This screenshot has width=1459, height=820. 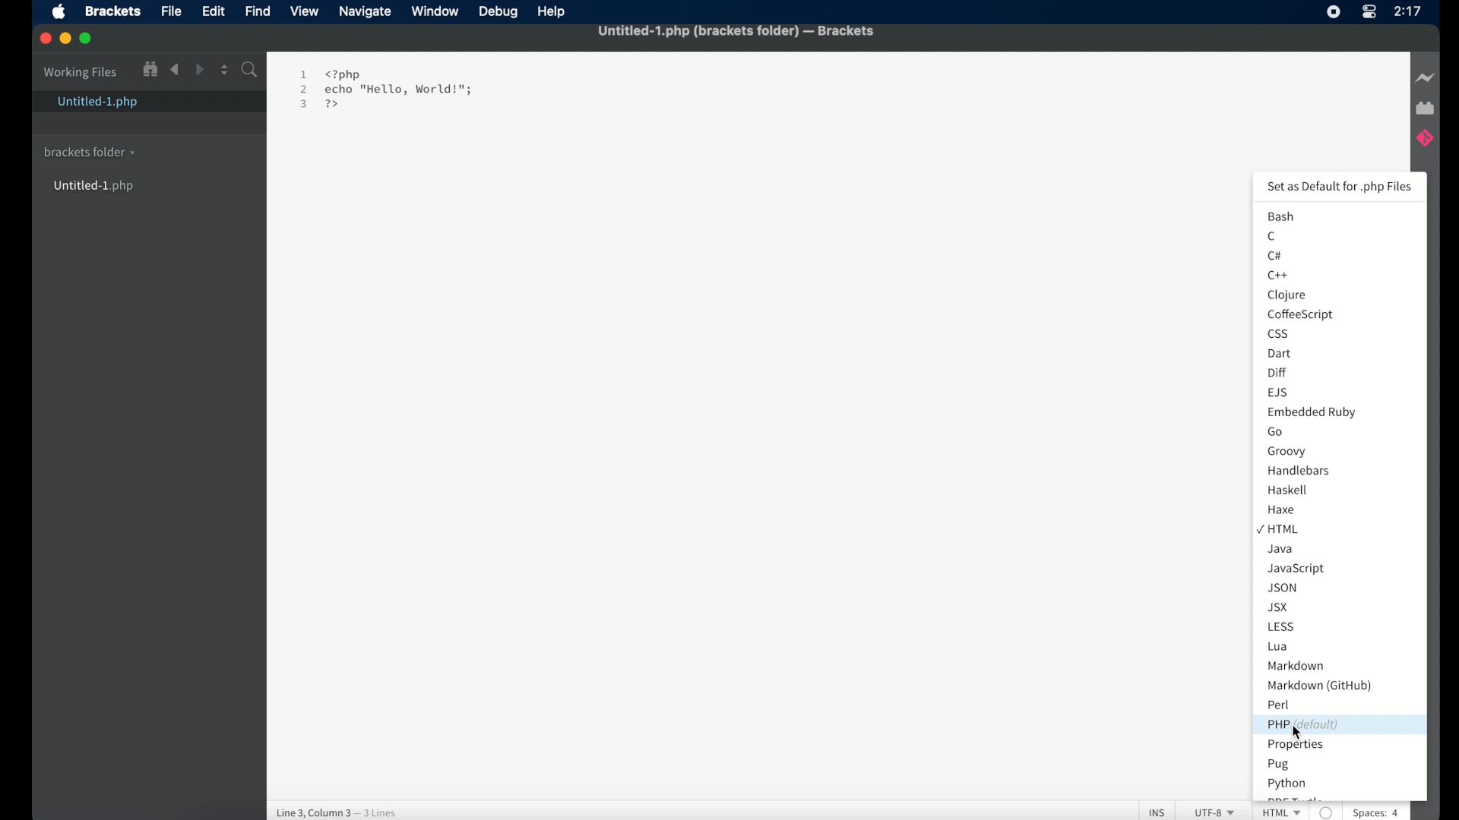 I want to click on maximize, so click(x=87, y=38).